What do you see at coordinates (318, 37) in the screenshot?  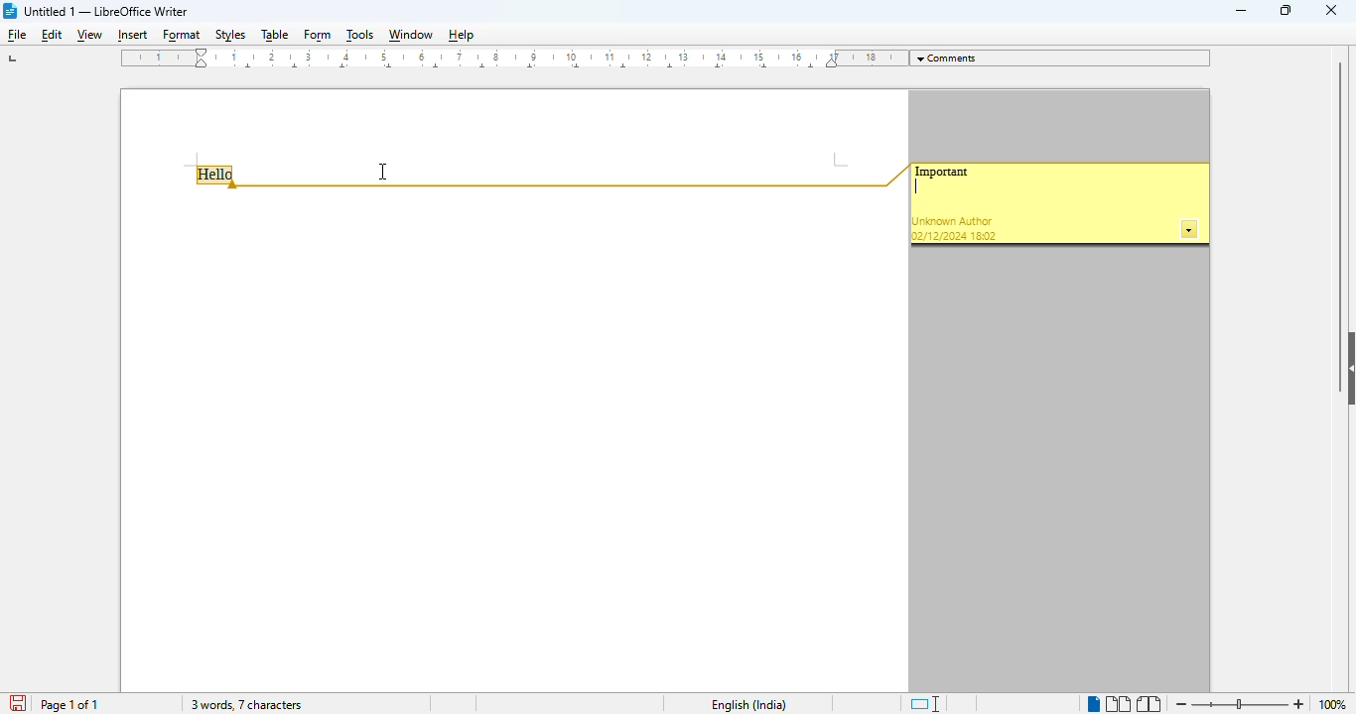 I see `form` at bounding box center [318, 37].